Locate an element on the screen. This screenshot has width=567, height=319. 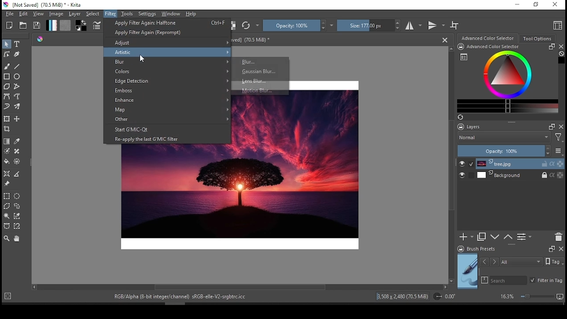
 ellipse selection tool is located at coordinates (17, 196).